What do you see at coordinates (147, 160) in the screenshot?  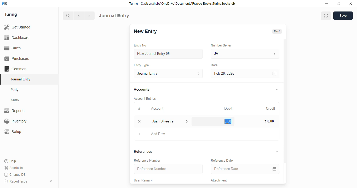 I see `reference number` at bounding box center [147, 160].